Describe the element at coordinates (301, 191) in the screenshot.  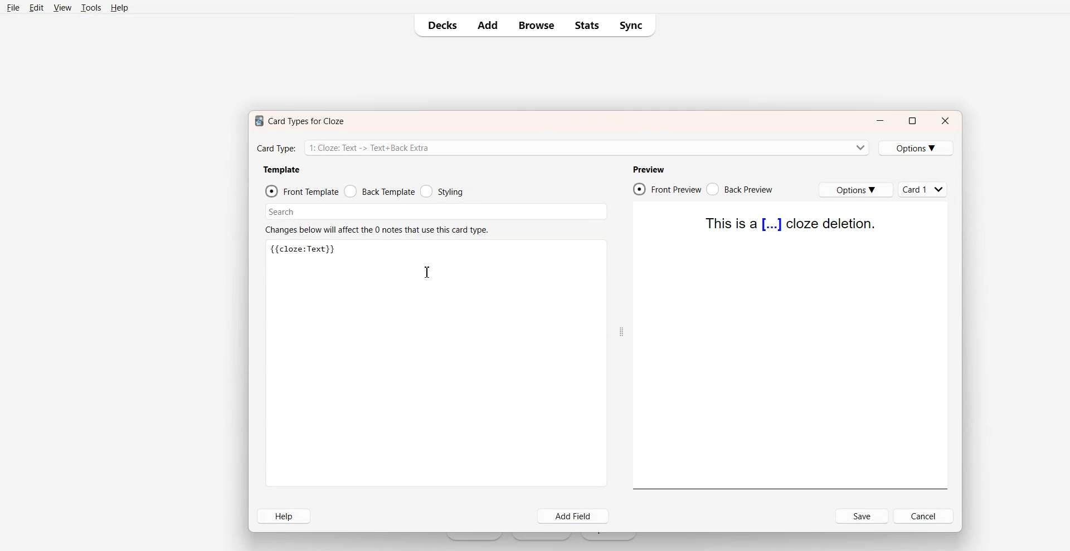
I see `Front Template` at that location.